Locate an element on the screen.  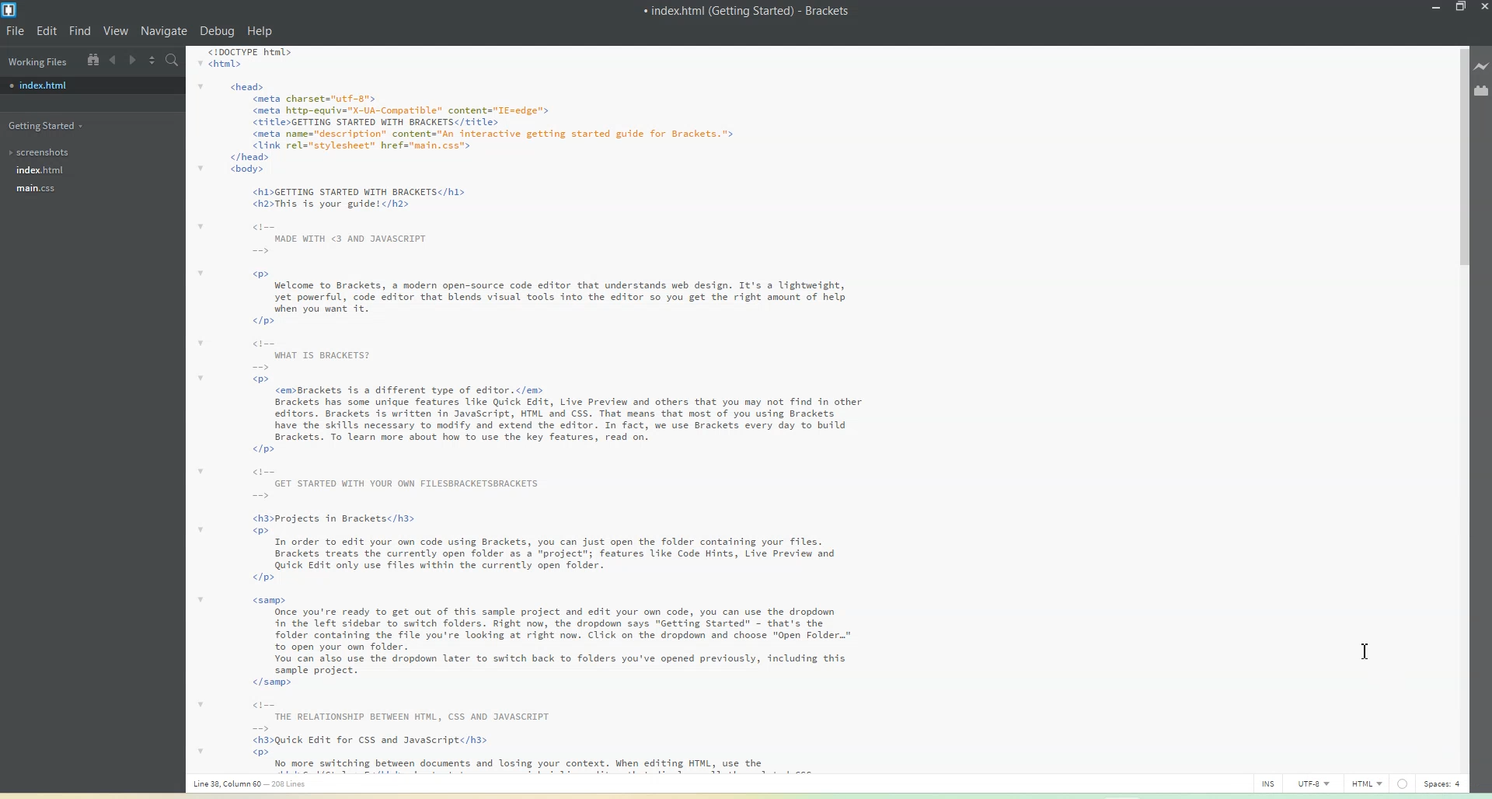
File is located at coordinates (16, 32).